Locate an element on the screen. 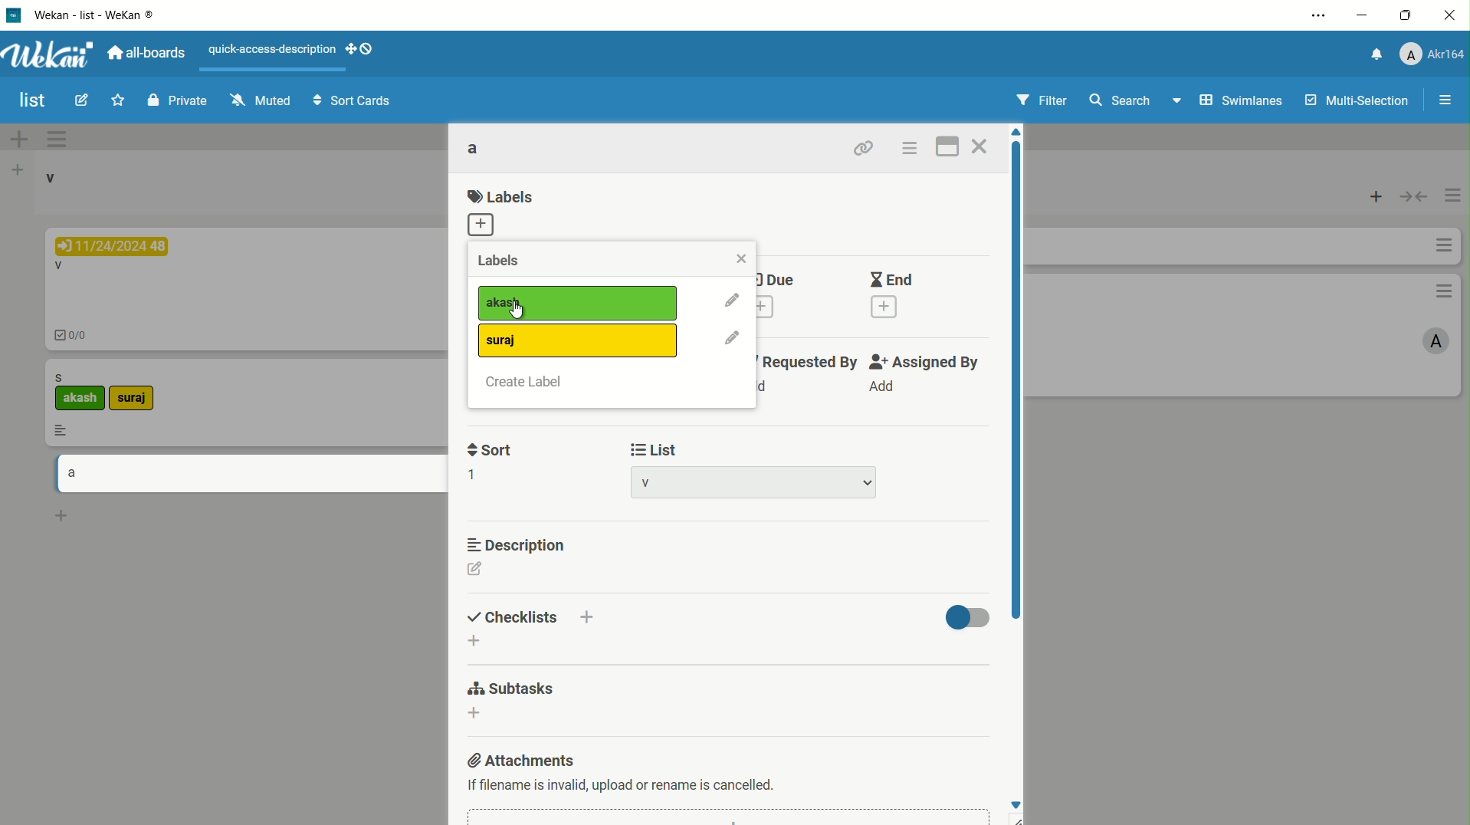  s is located at coordinates (67, 376).